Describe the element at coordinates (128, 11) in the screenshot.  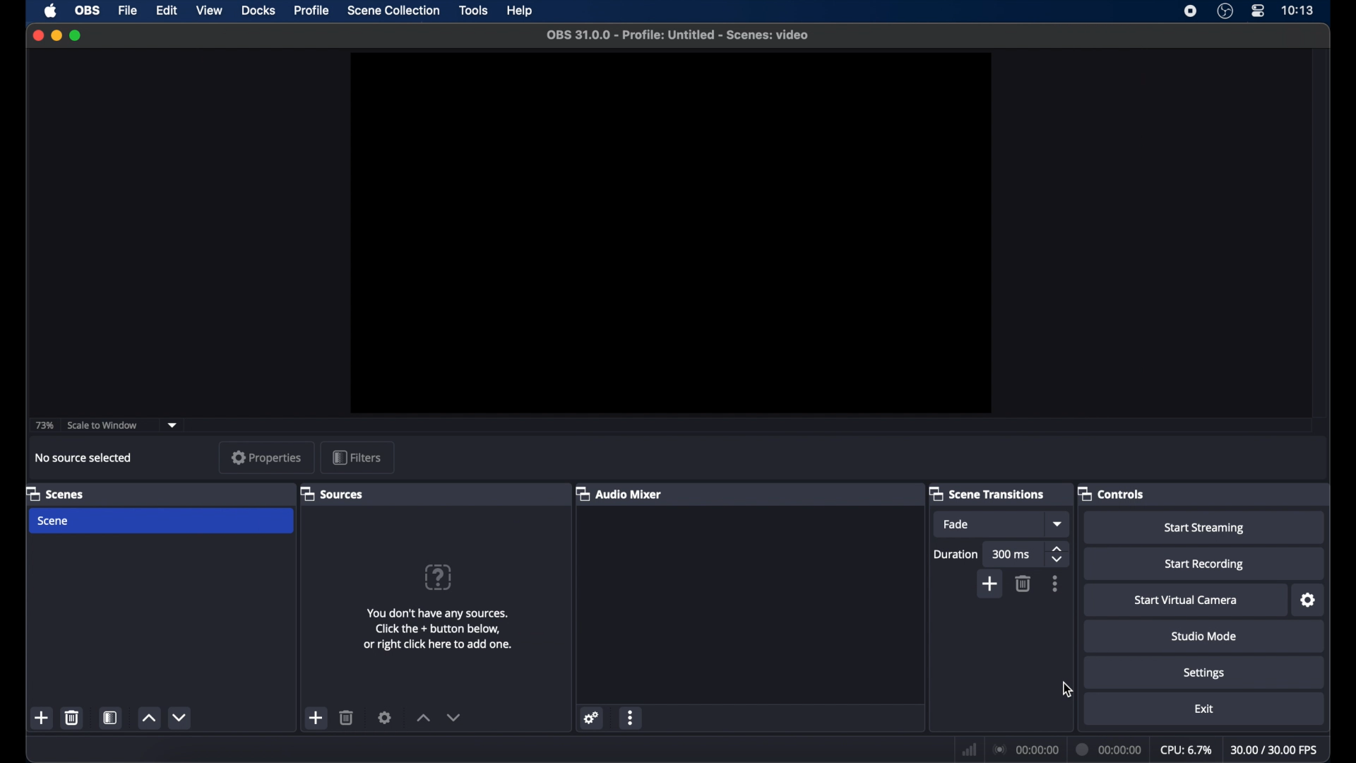
I see `file` at that location.